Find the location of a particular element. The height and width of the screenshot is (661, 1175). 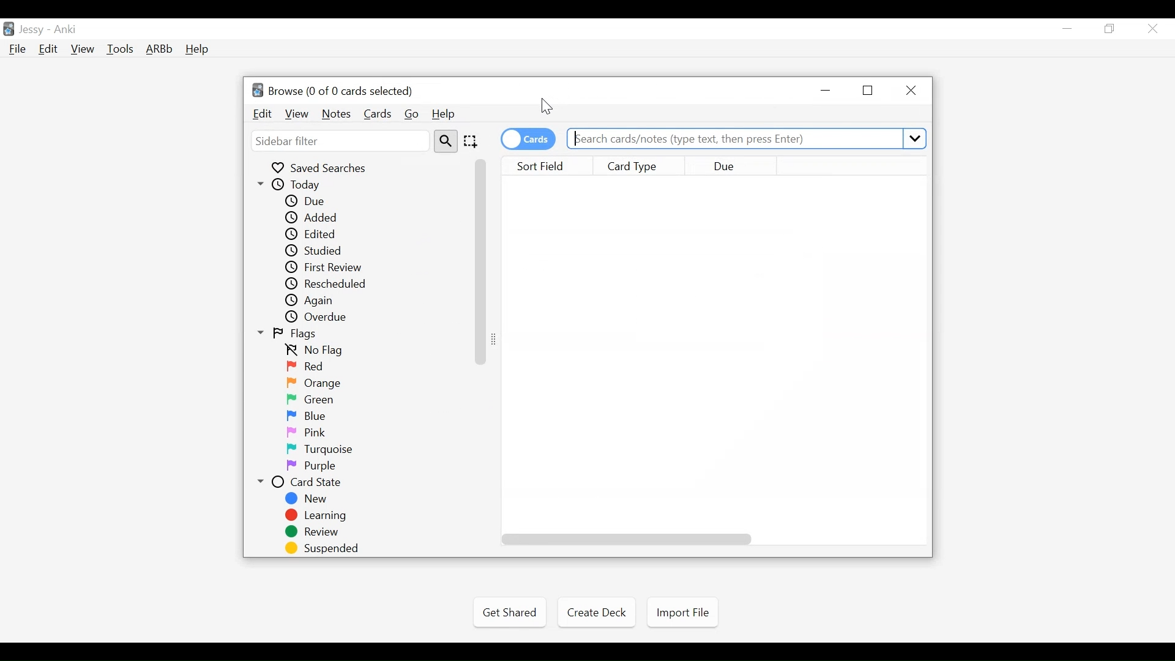

Flags is located at coordinates (295, 334).